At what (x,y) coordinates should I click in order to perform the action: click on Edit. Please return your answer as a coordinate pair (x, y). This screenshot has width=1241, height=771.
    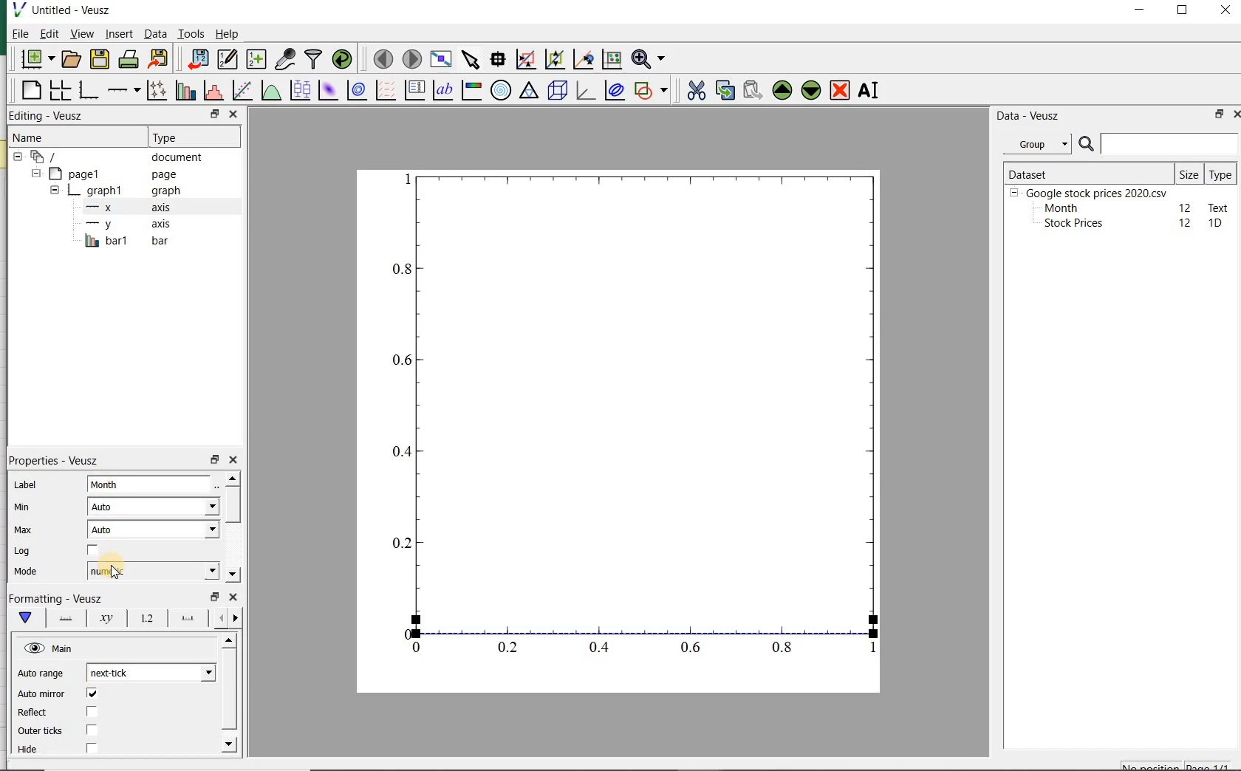
    Looking at the image, I should click on (48, 33).